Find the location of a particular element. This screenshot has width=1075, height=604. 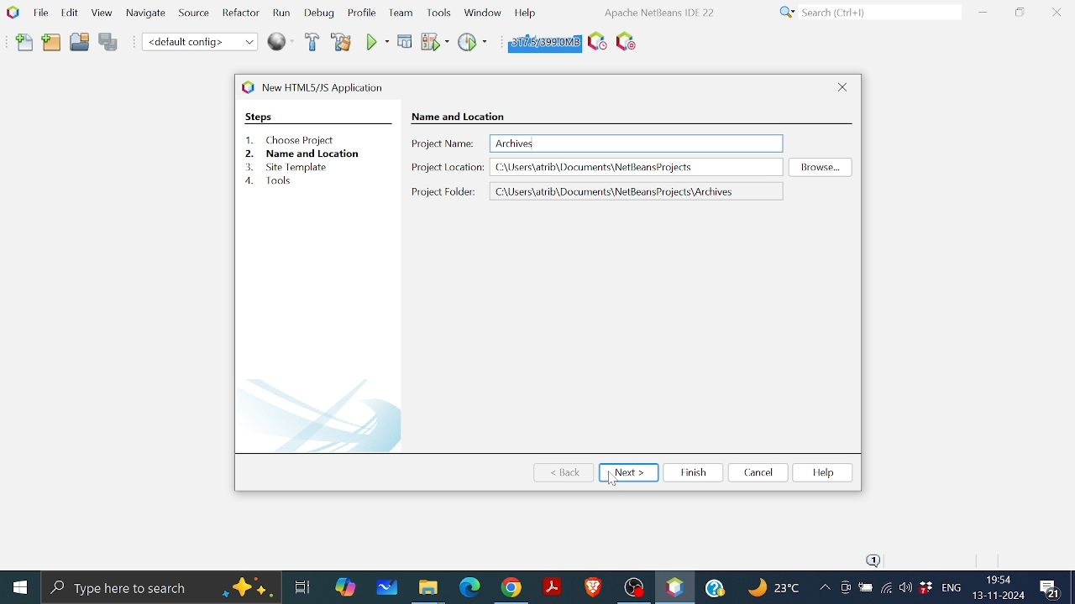

File is located at coordinates (39, 13).